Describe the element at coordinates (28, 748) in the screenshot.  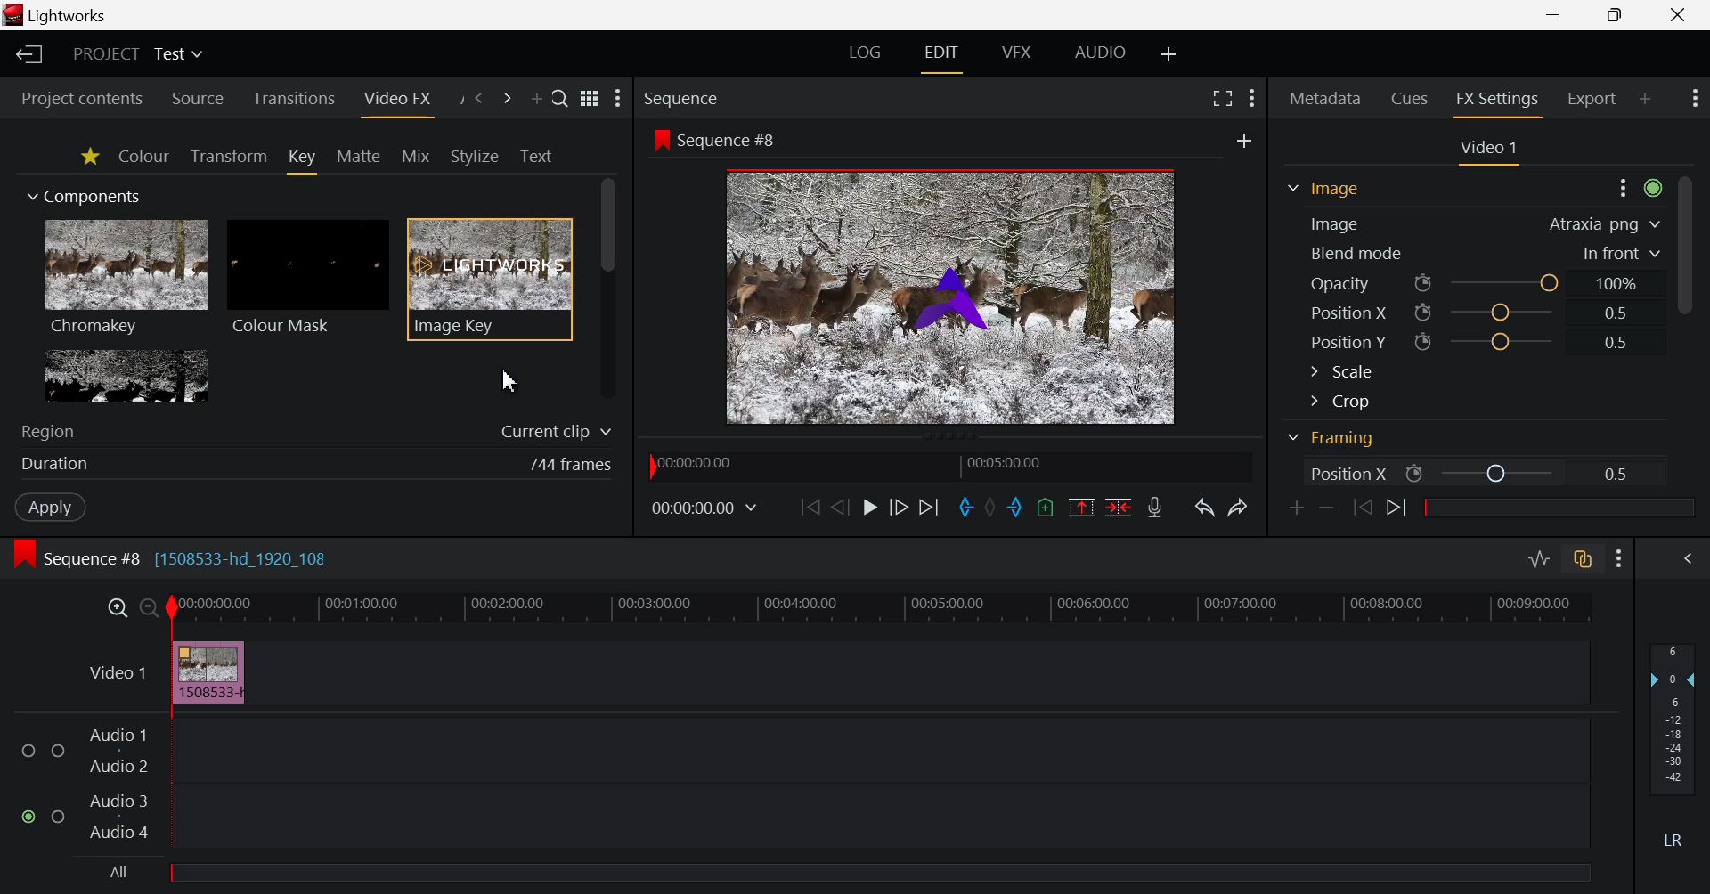
I see `checkbox` at that location.